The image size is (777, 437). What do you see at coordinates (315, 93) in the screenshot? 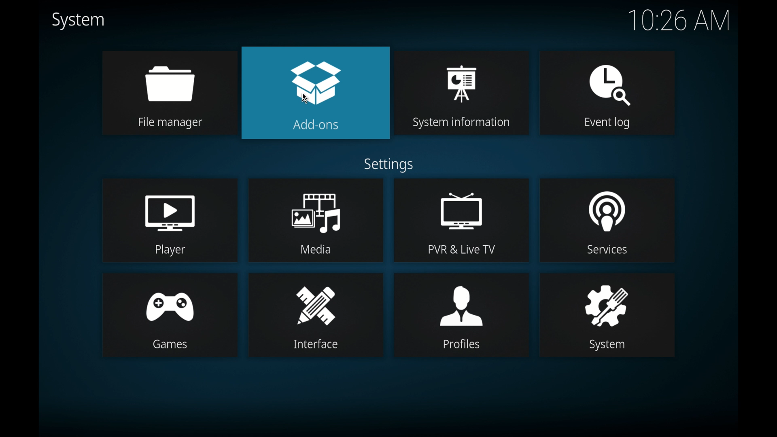
I see `add-on` at bounding box center [315, 93].